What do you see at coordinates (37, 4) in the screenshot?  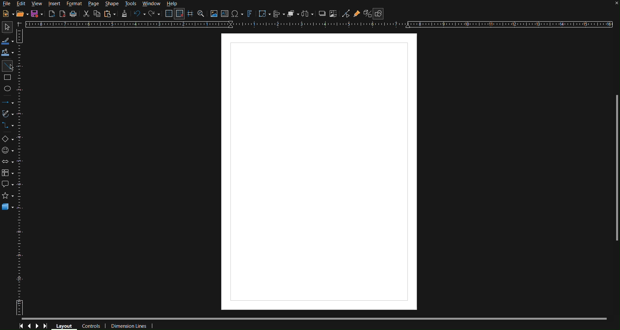 I see `View` at bounding box center [37, 4].